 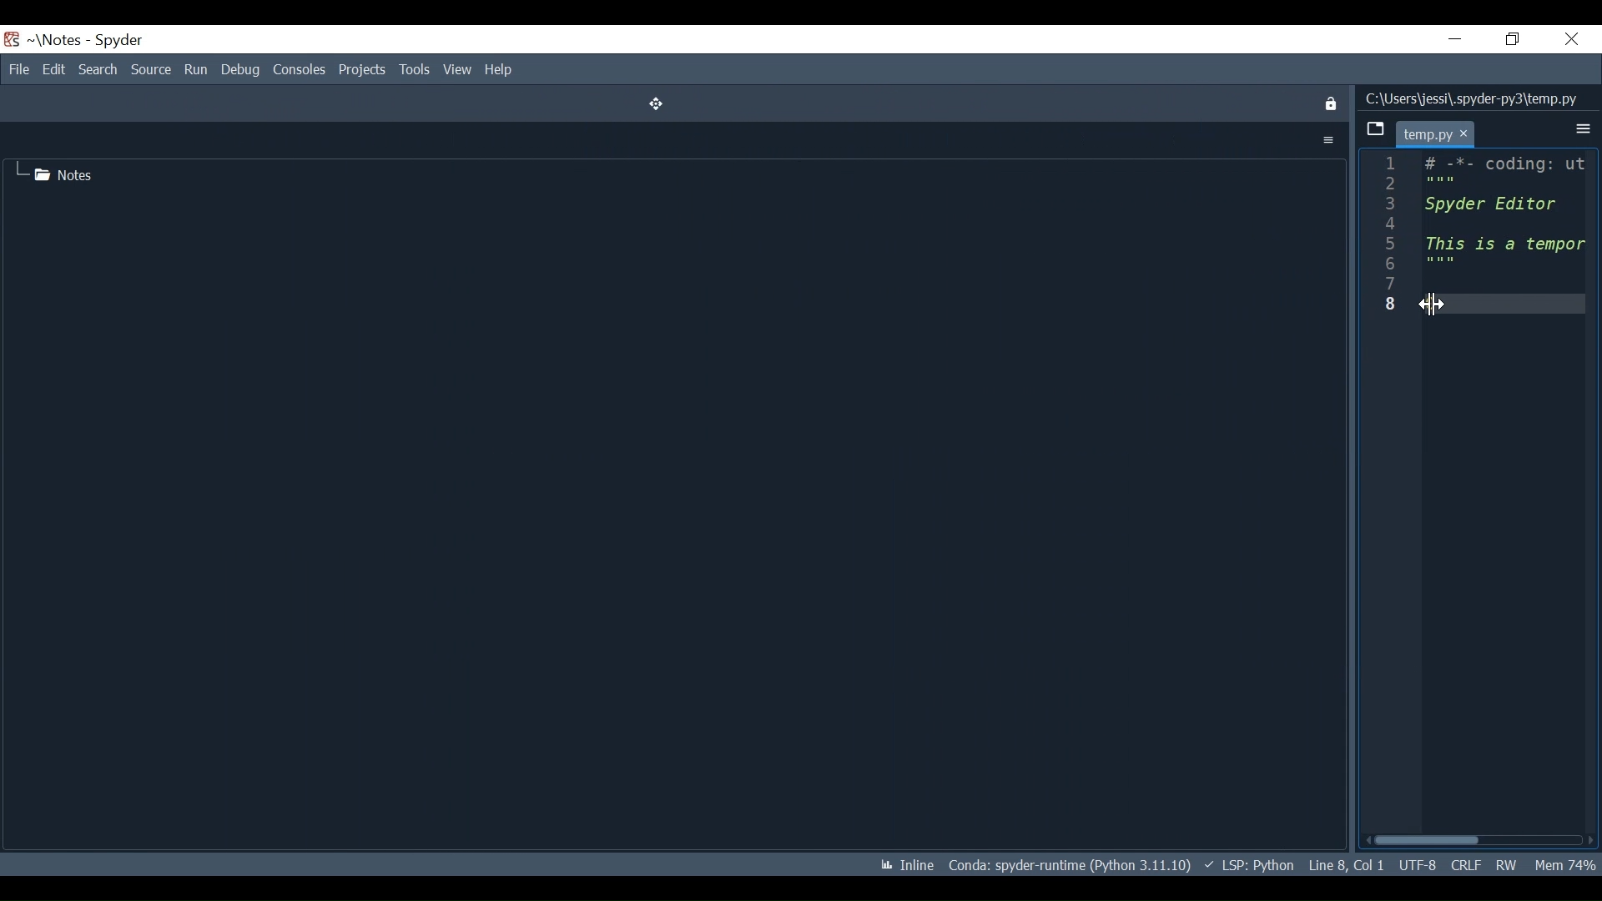 What do you see at coordinates (1392, 236) in the screenshot?
I see `line number` at bounding box center [1392, 236].